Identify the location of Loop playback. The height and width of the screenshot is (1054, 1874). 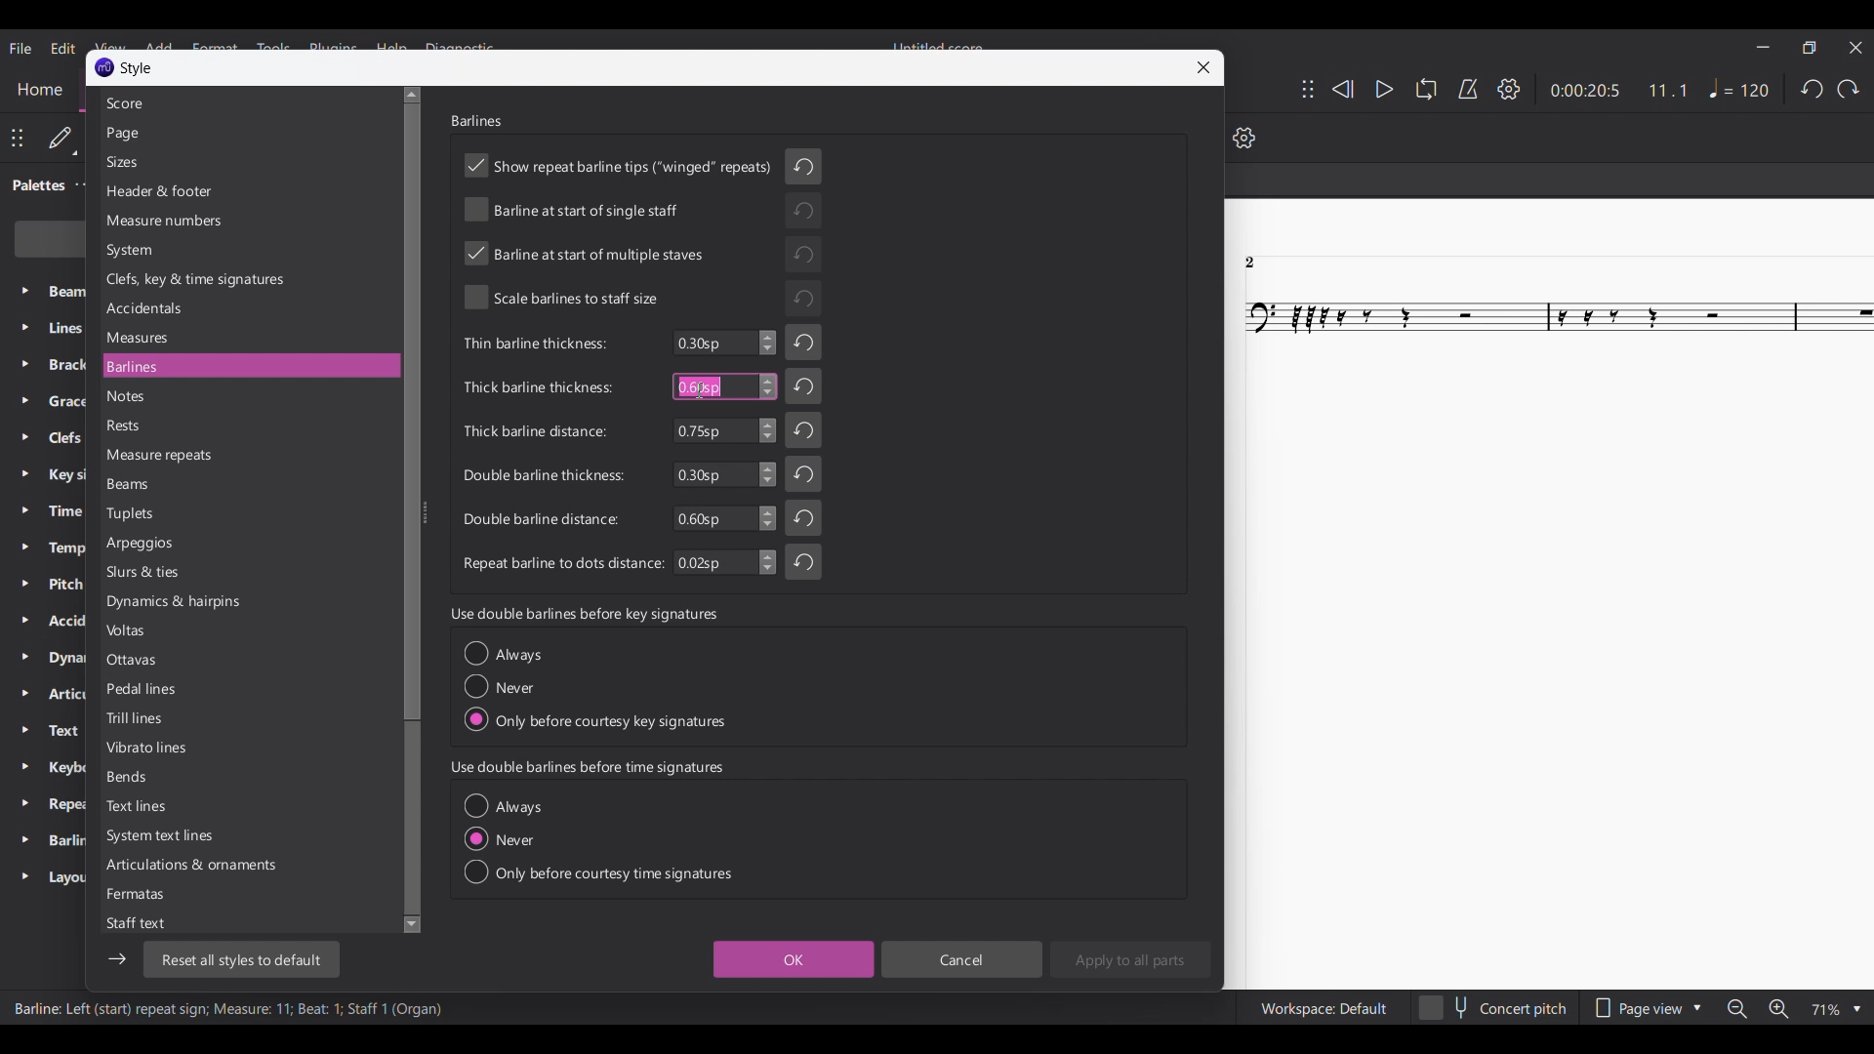
(1426, 89).